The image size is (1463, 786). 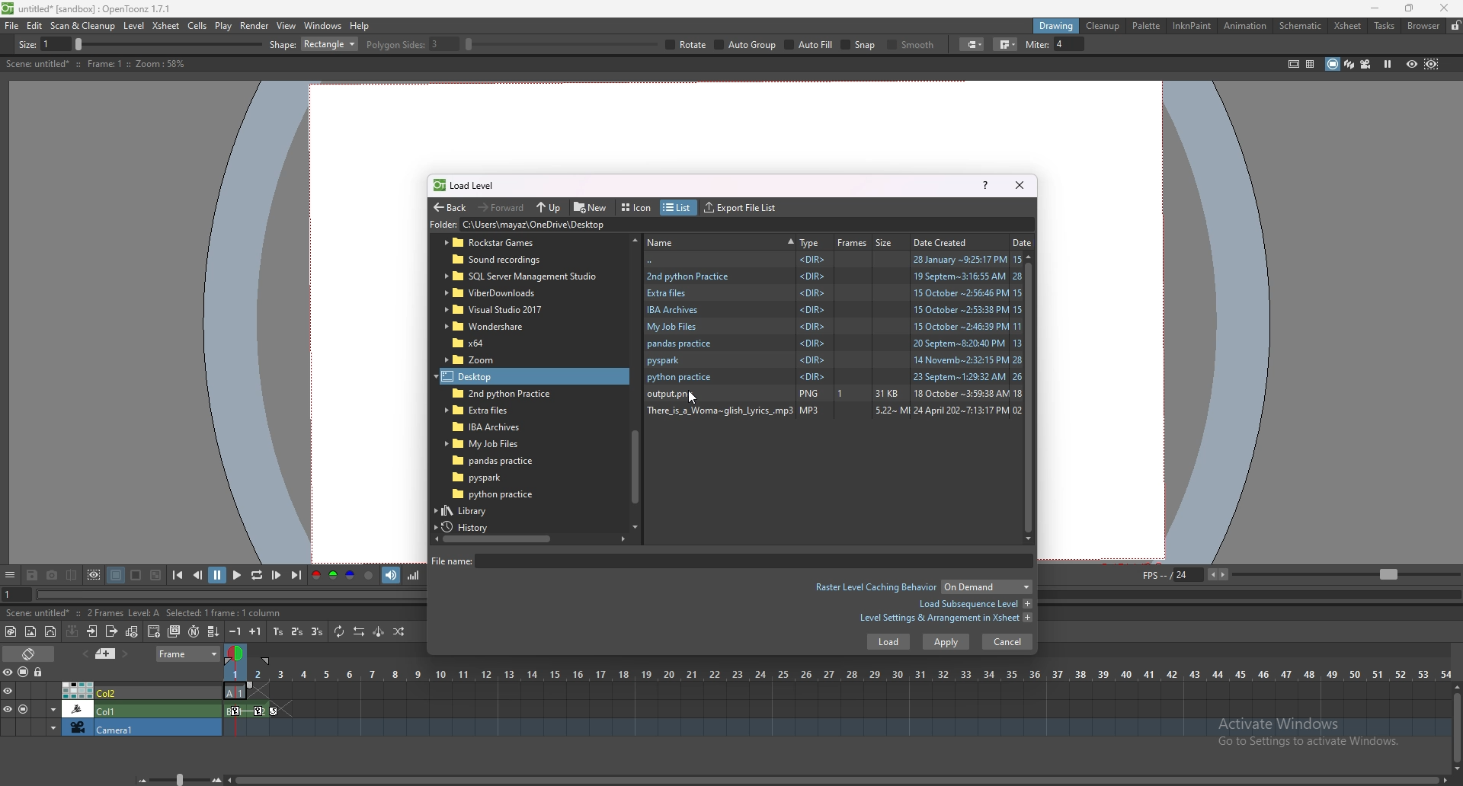 What do you see at coordinates (83, 653) in the screenshot?
I see `previous memo` at bounding box center [83, 653].